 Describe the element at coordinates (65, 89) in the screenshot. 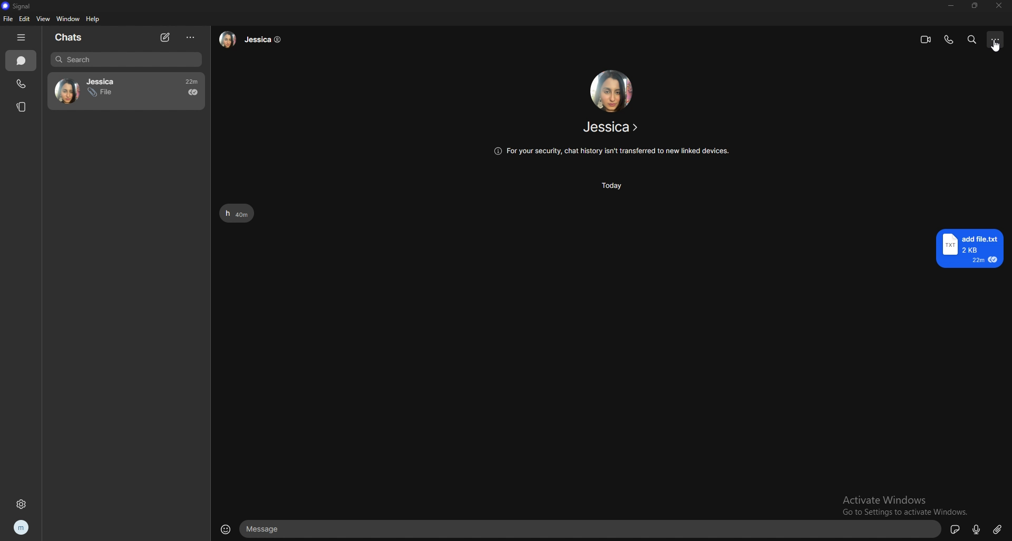

I see `avatar` at that location.